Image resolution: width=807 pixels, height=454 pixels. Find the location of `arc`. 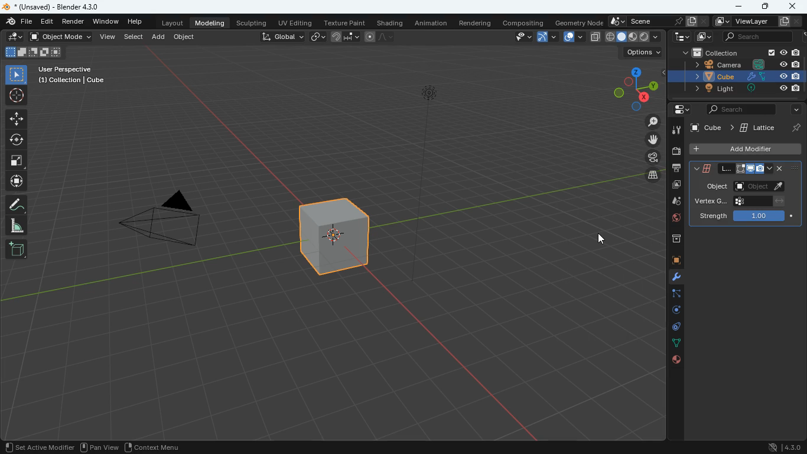

arc is located at coordinates (546, 38).